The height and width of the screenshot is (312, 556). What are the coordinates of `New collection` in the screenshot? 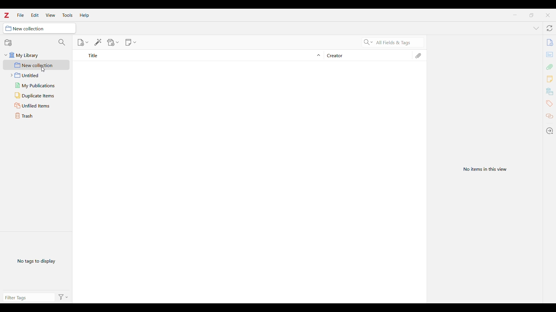 It's located at (8, 43).